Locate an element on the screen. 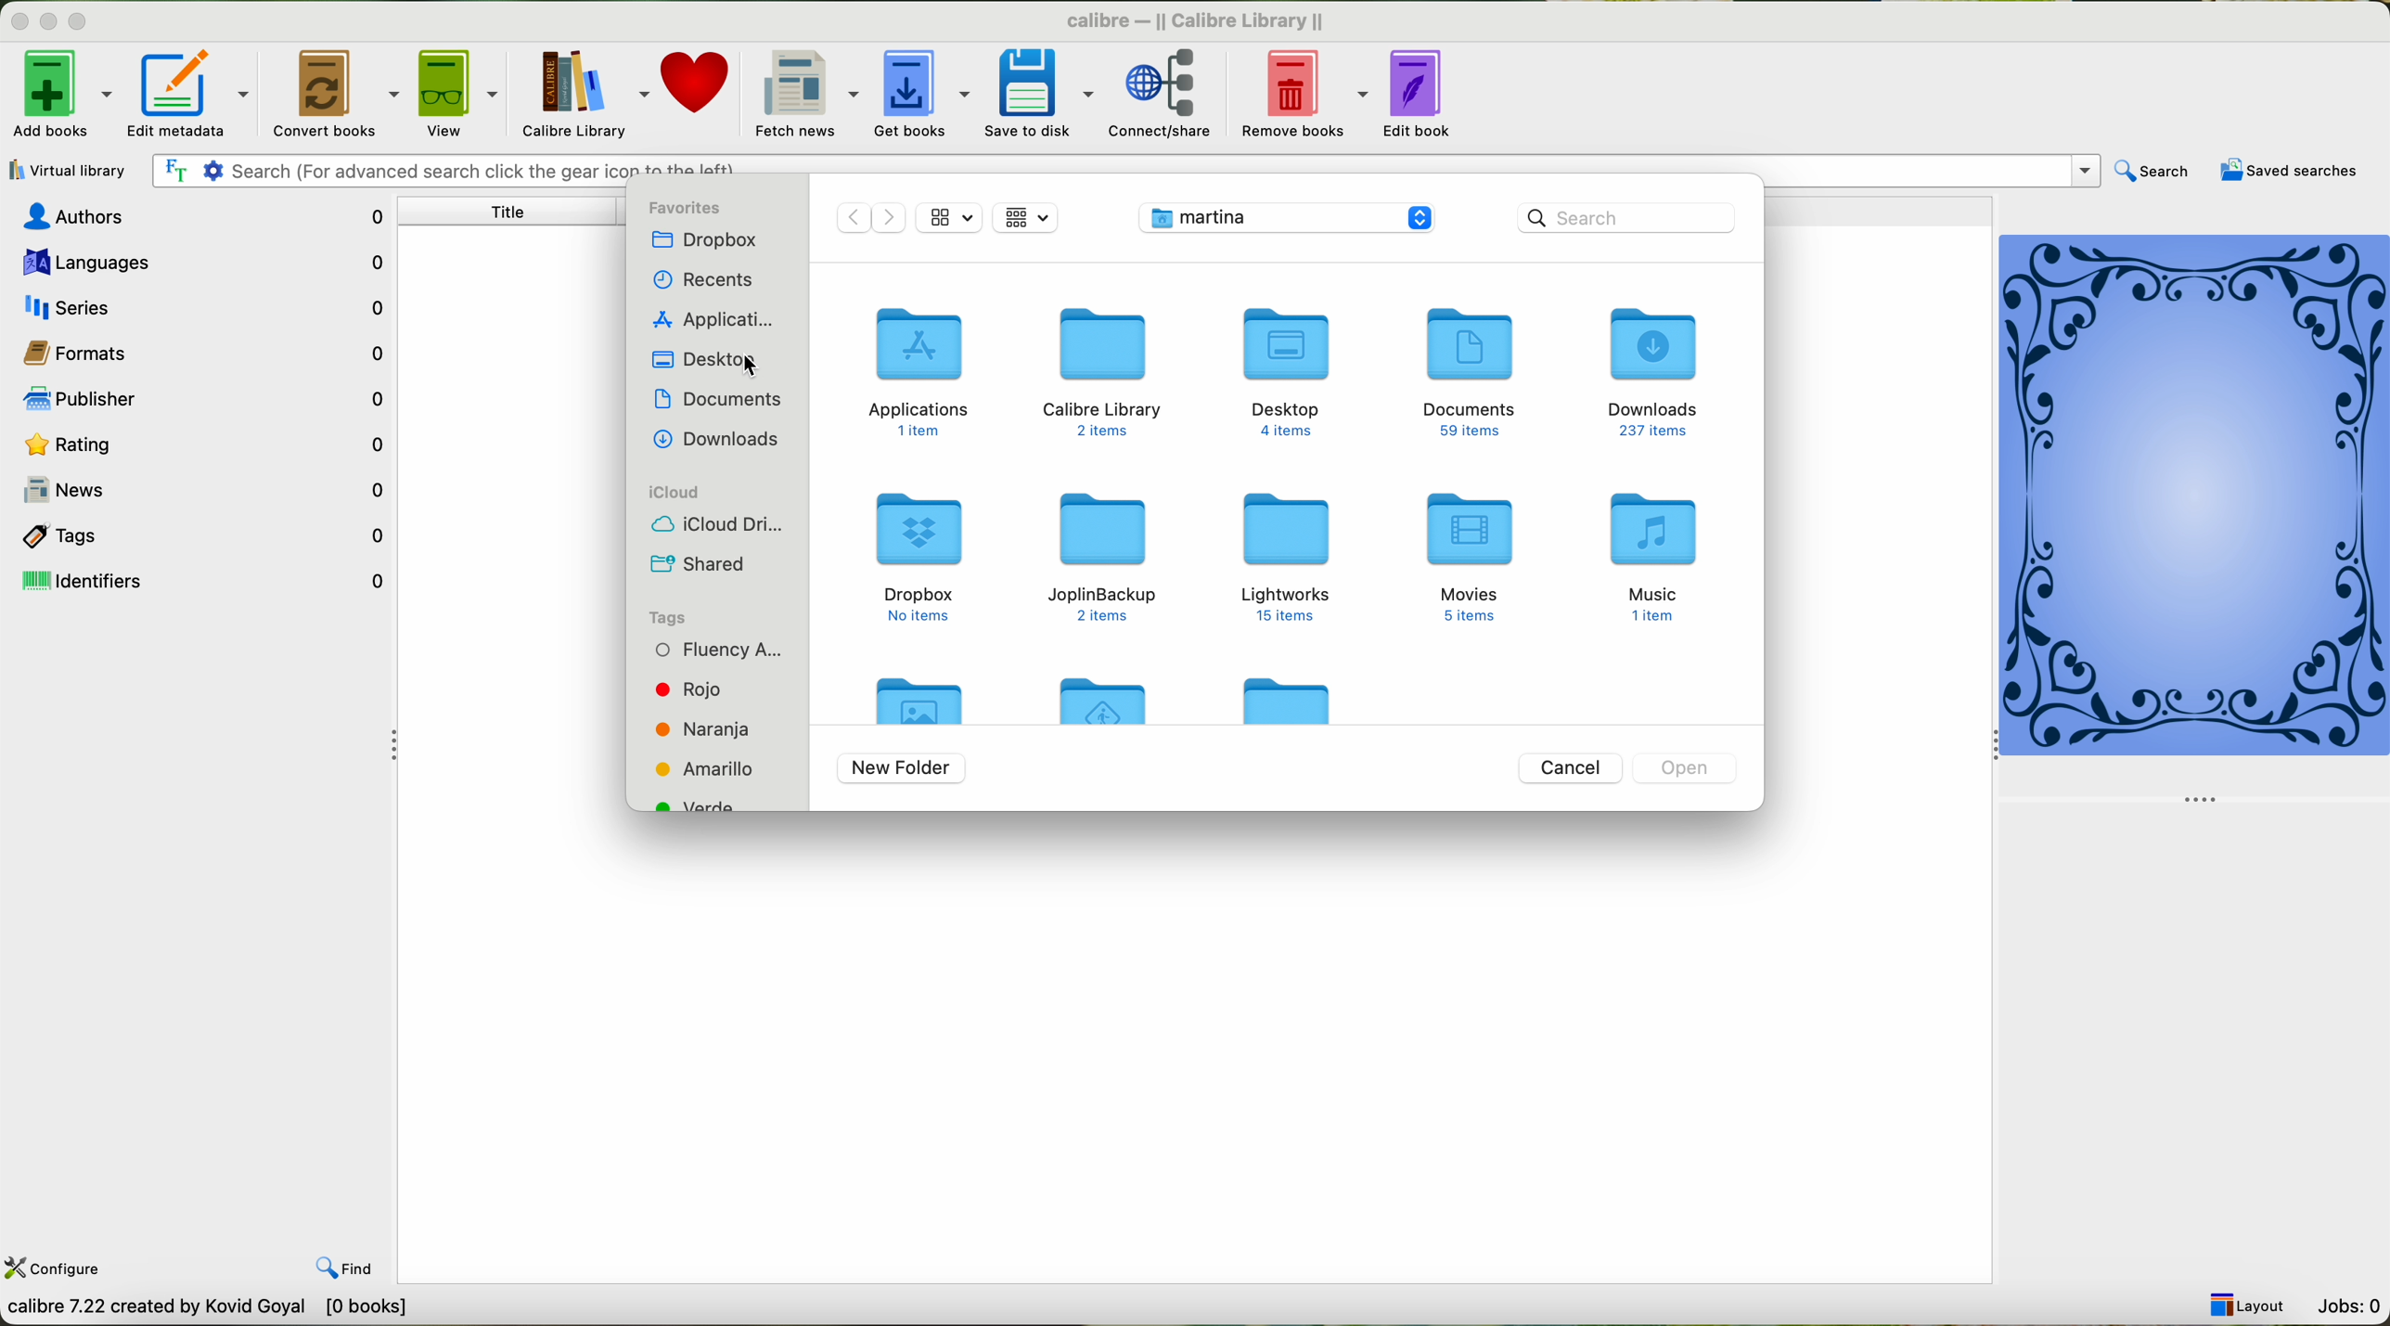 Image resolution: width=2390 pixels, height=1326 pixels. calibre library is located at coordinates (581, 94).